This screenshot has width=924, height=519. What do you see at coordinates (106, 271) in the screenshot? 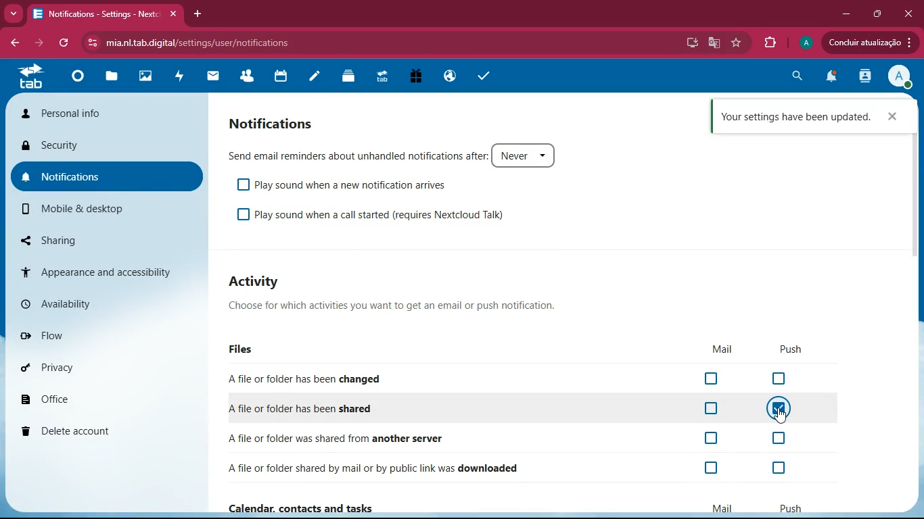
I see `appearance` at bounding box center [106, 271].